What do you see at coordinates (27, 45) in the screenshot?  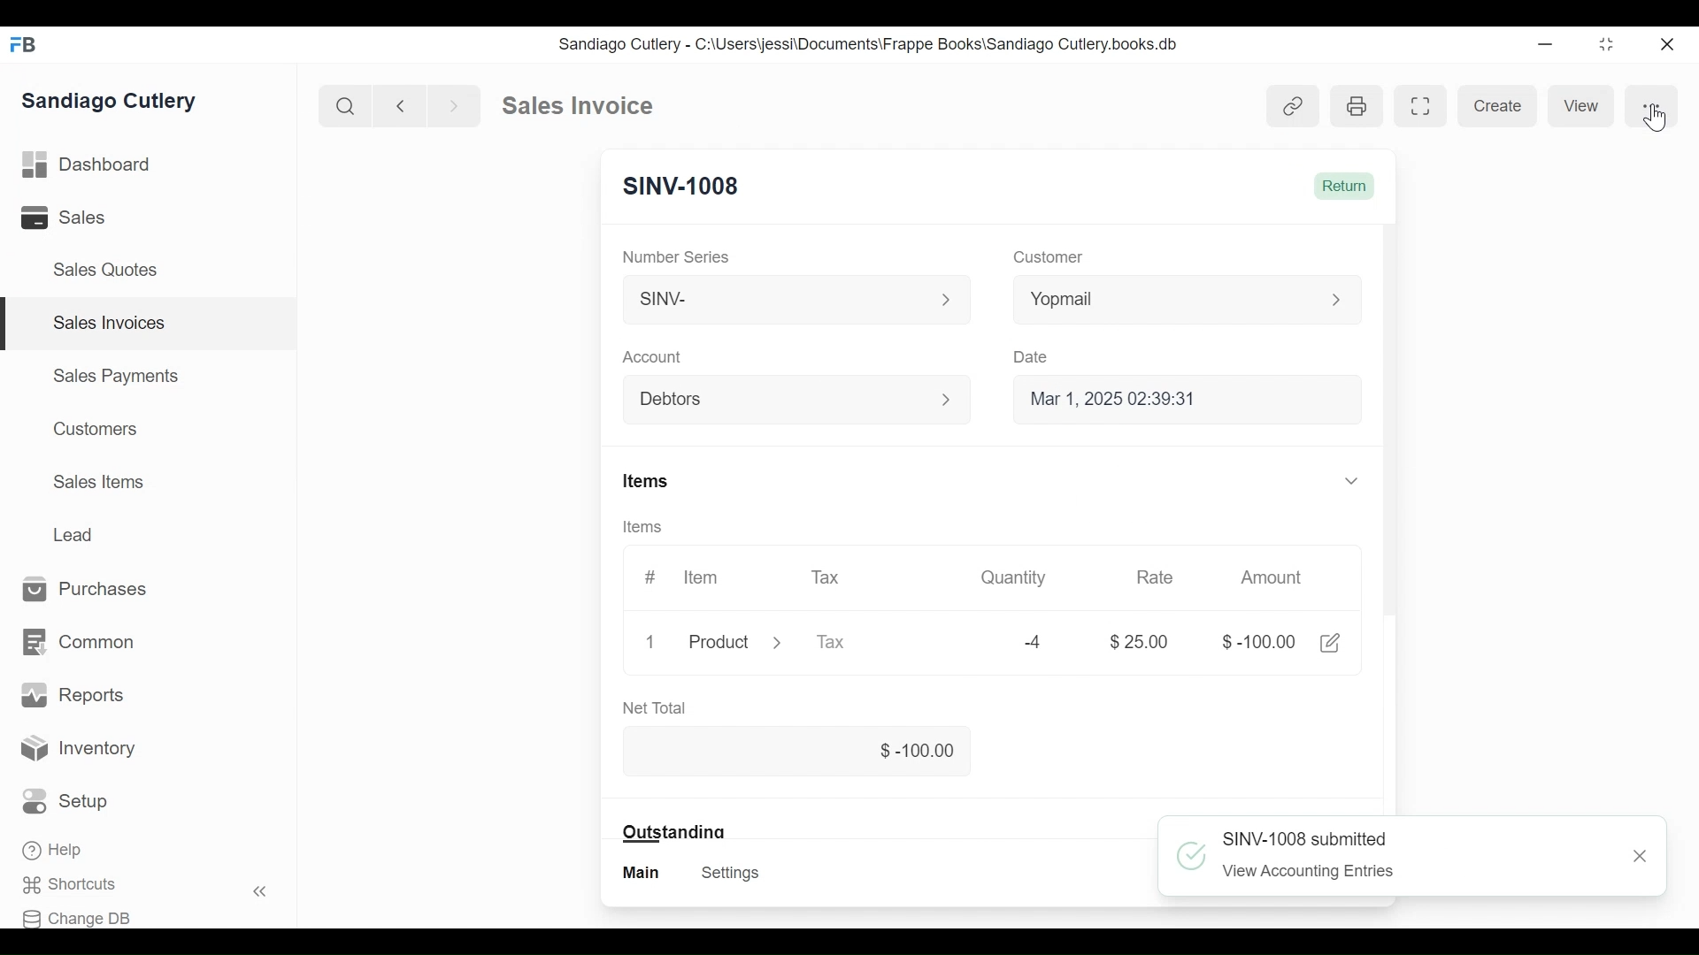 I see `FB` at bounding box center [27, 45].